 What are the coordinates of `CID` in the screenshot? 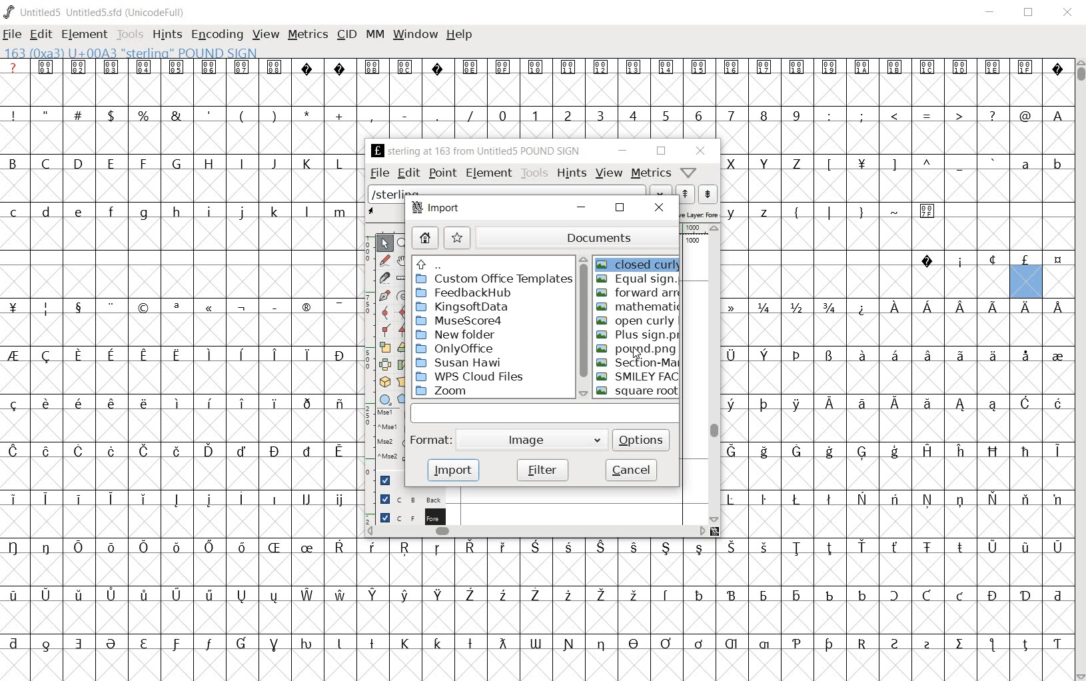 It's located at (346, 35).